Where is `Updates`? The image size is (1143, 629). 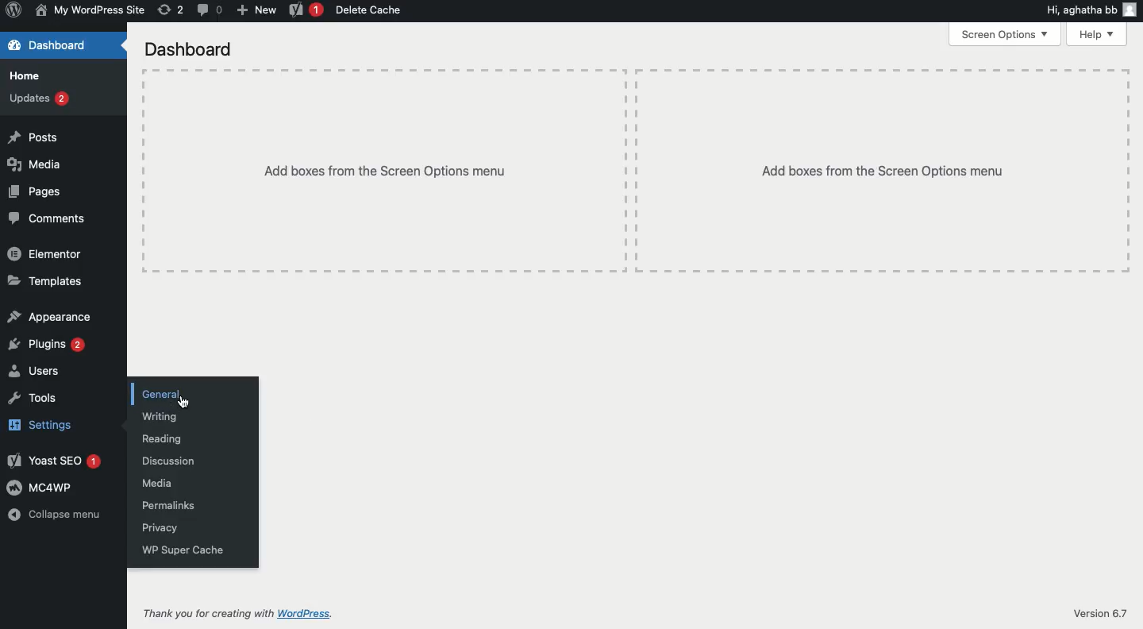
Updates is located at coordinates (36, 97).